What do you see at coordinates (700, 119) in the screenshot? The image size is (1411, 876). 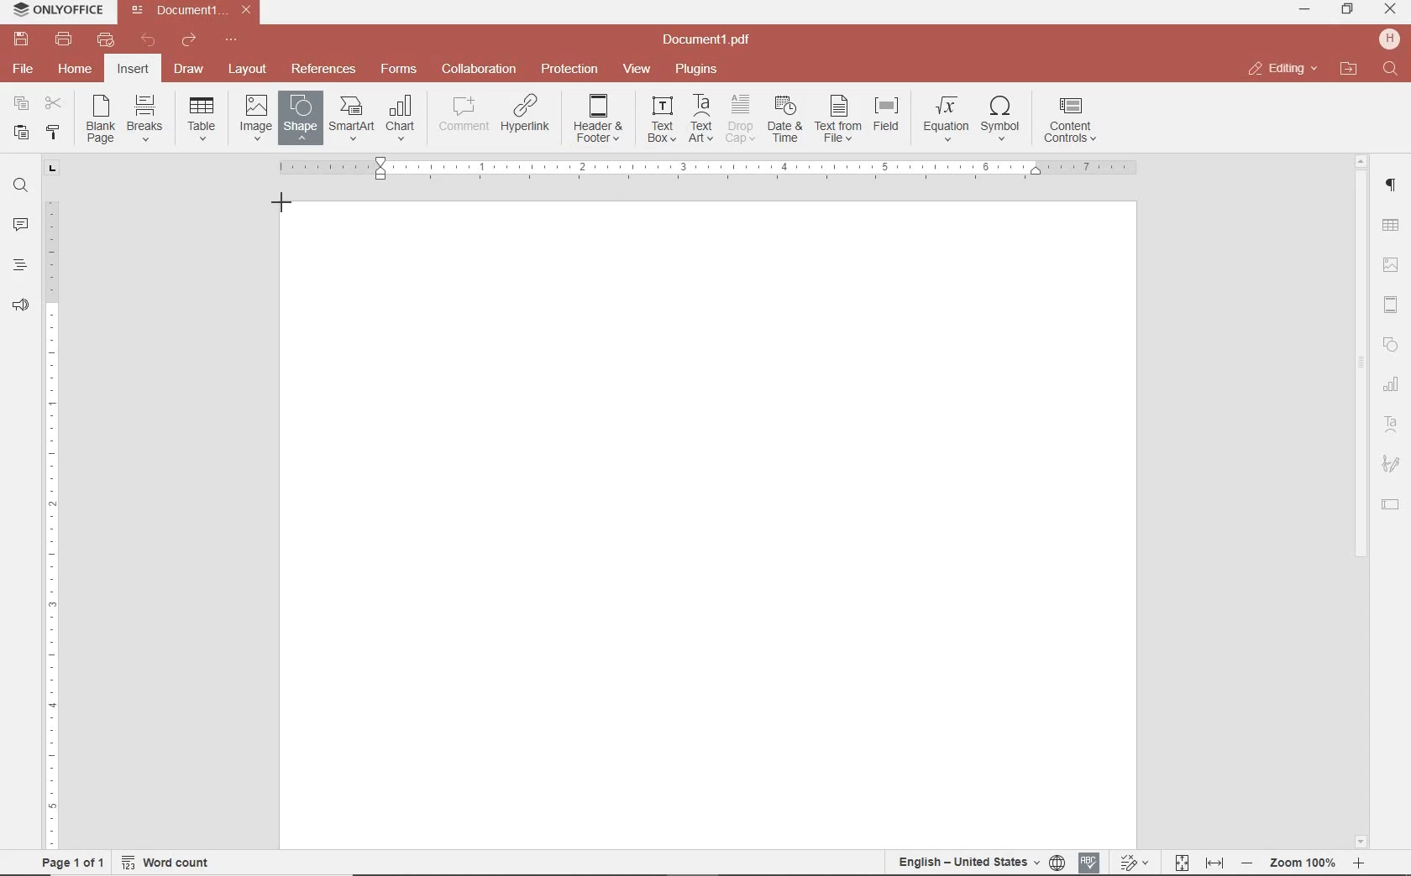 I see `INSERT TEXT ART` at bounding box center [700, 119].